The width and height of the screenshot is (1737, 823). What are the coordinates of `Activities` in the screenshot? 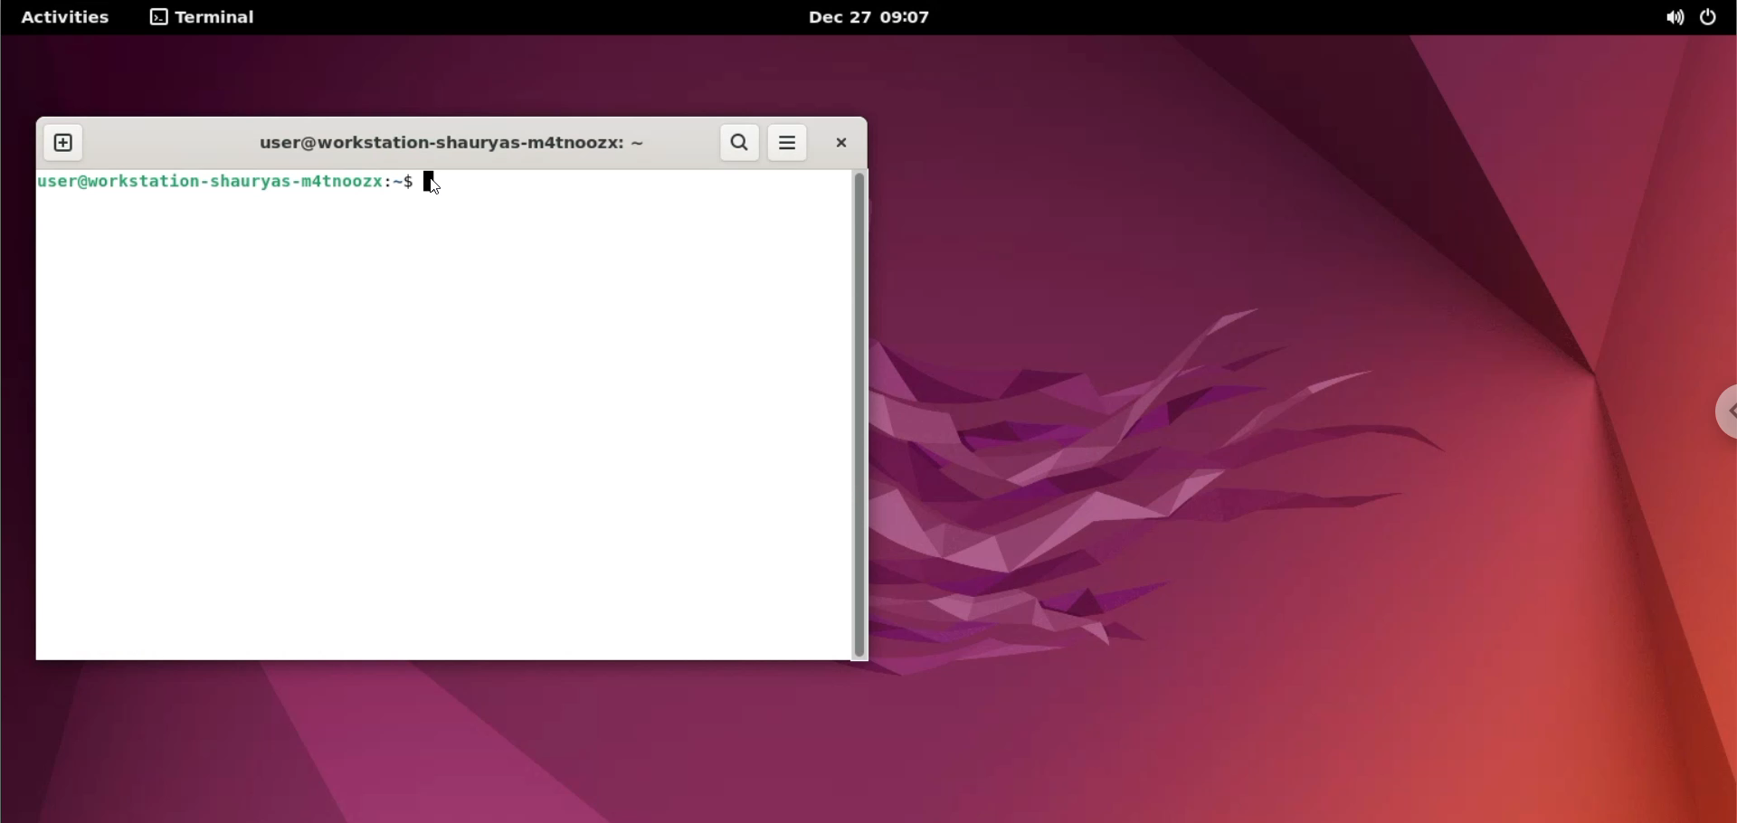 It's located at (64, 21).